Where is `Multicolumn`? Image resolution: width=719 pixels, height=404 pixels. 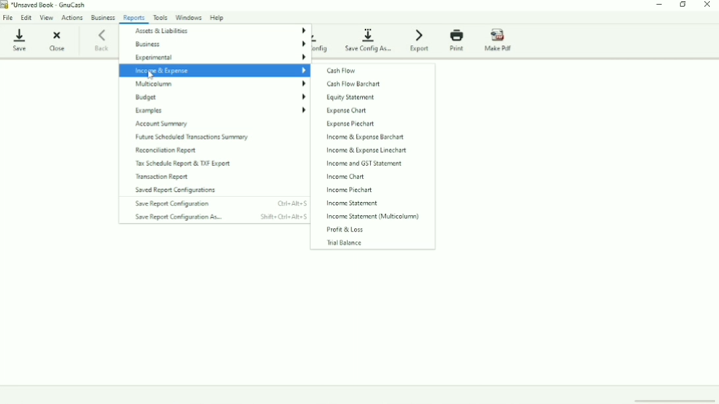
Multicolumn is located at coordinates (220, 83).